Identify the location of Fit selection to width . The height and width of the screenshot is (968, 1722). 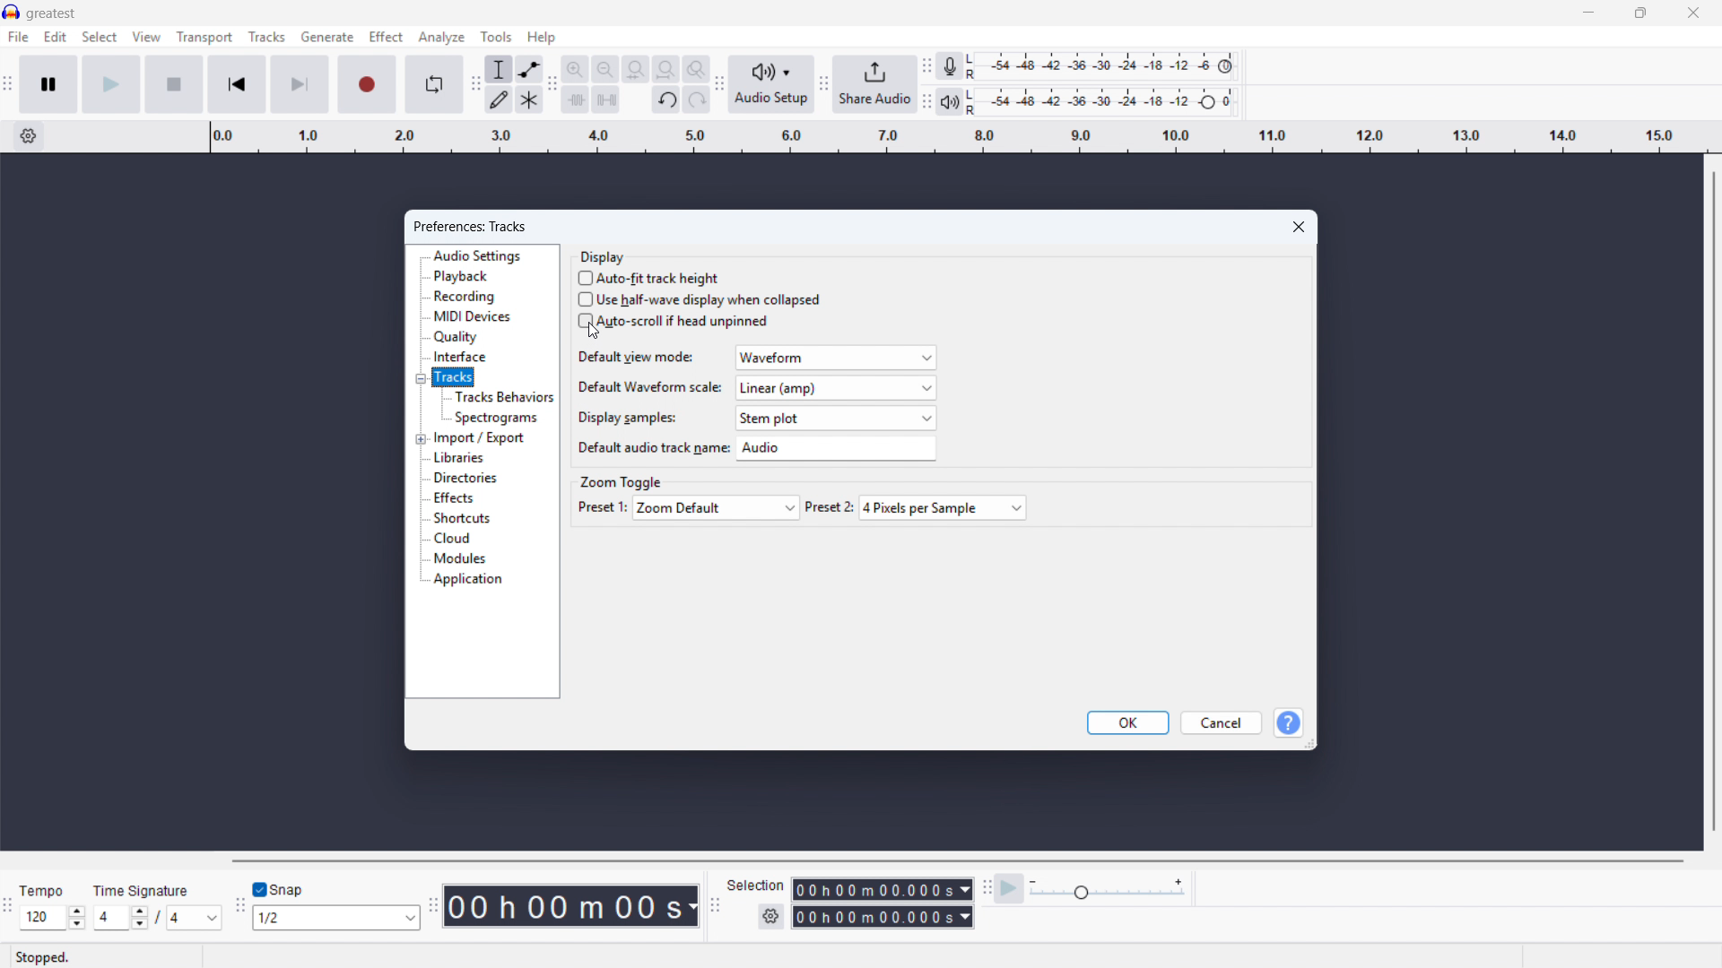
(637, 70).